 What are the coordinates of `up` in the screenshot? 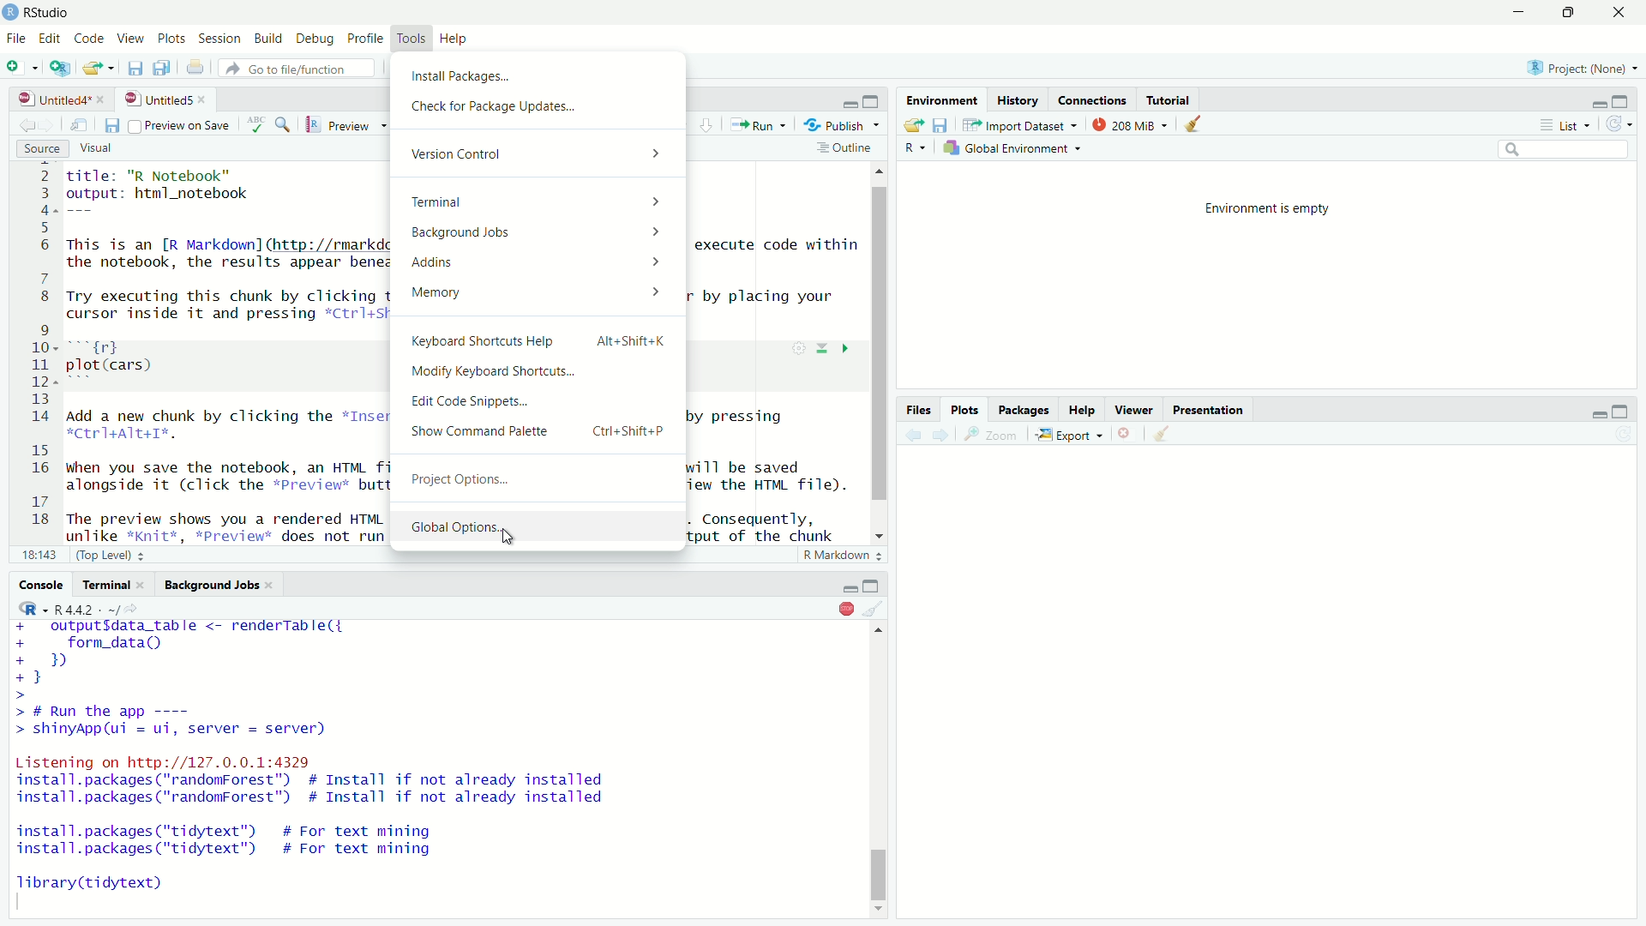 It's located at (707, 125).